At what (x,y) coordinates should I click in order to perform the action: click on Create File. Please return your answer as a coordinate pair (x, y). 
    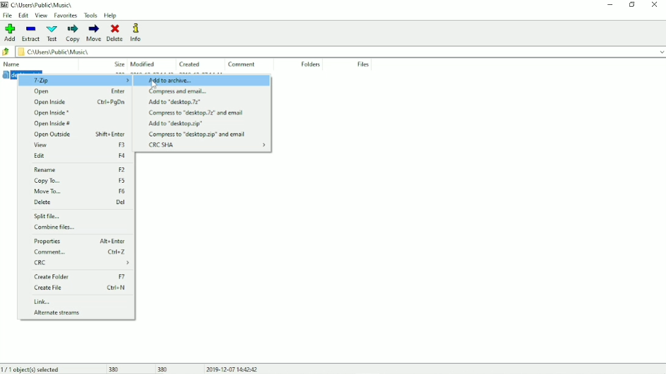
    Looking at the image, I should click on (79, 288).